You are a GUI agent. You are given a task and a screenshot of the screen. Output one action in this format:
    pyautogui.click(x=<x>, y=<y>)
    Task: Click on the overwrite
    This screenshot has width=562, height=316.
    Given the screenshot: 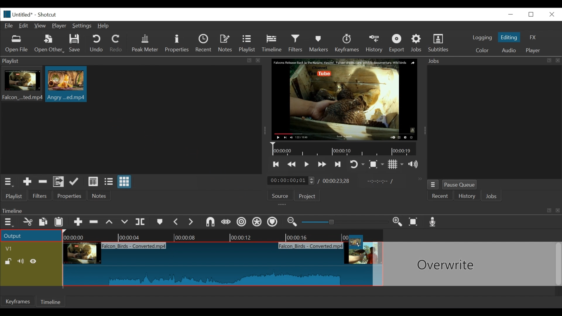 What is the action you would take?
    pyautogui.click(x=467, y=264)
    